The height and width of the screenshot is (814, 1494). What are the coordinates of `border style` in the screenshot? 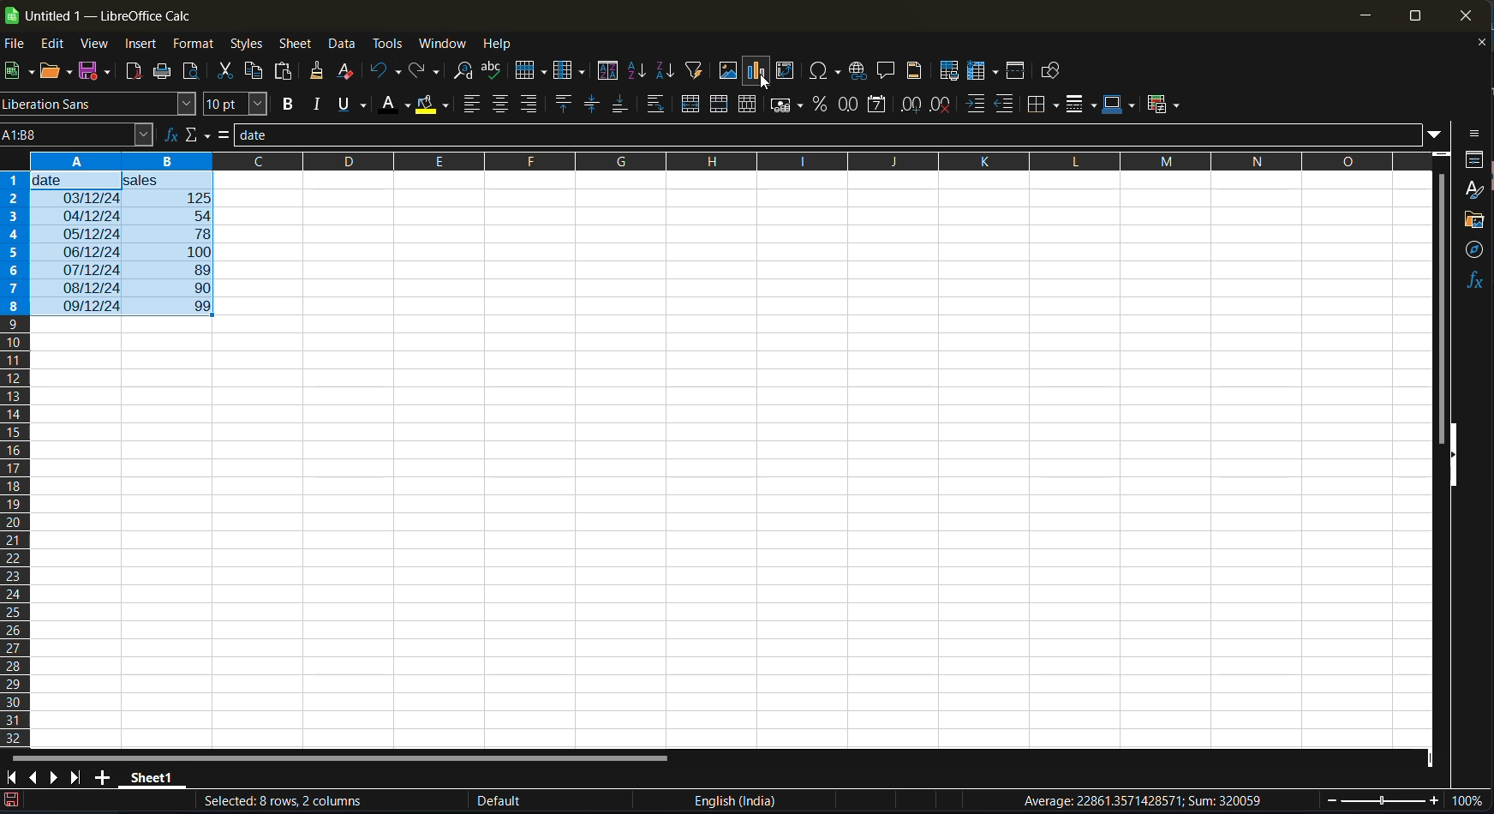 It's located at (1080, 106).